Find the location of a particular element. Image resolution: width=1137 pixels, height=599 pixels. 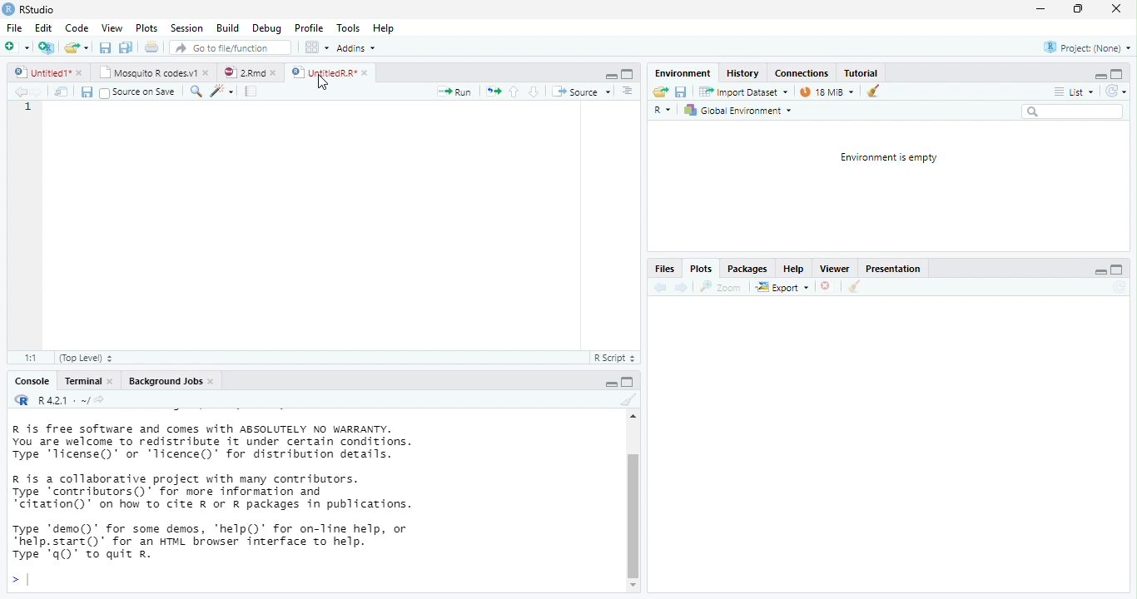

maximize is located at coordinates (628, 74).